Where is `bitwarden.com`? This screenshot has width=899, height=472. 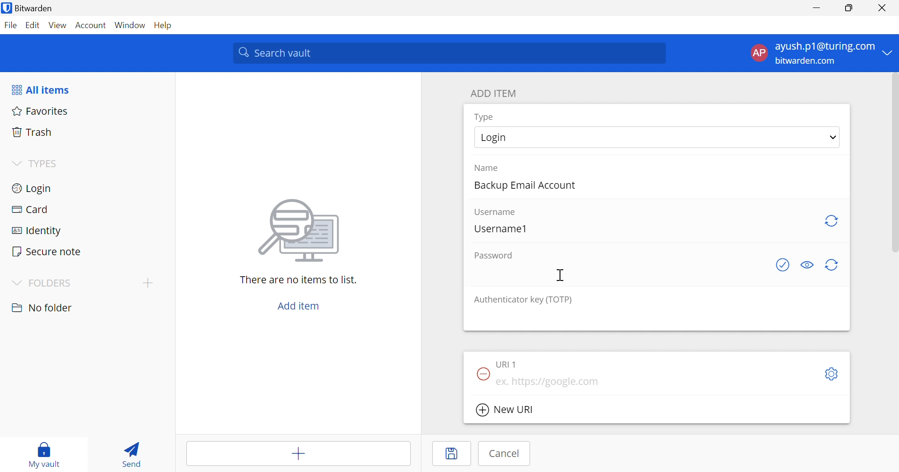
bitwarden.com is located at coordinates (808, 61).